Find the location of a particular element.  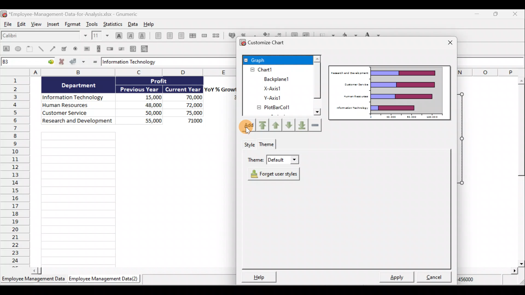

Help is located at coordinates (261, 276).